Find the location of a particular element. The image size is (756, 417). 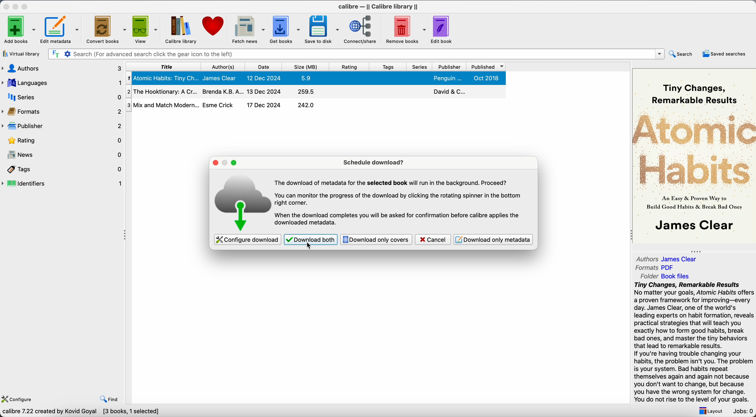

13 Dec 2024 is located at coordinates (264, 91).